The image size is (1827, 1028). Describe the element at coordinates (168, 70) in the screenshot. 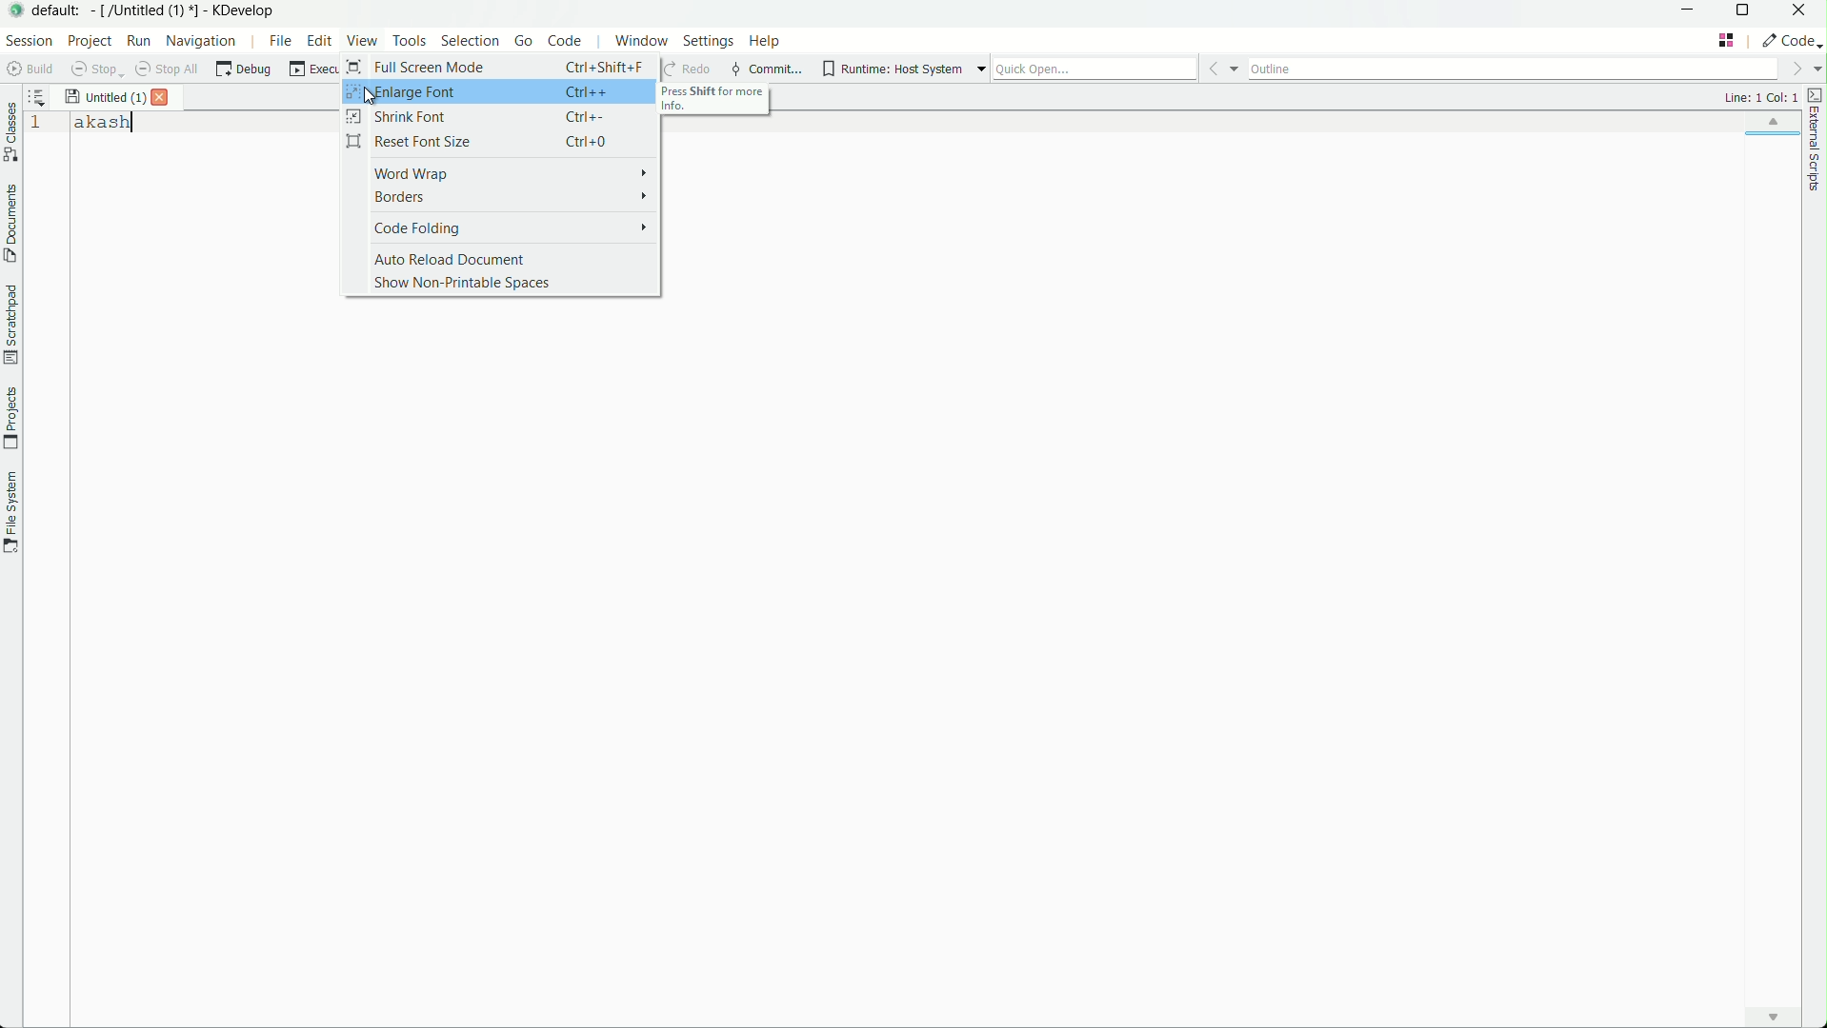

I see `stop all` at that location.